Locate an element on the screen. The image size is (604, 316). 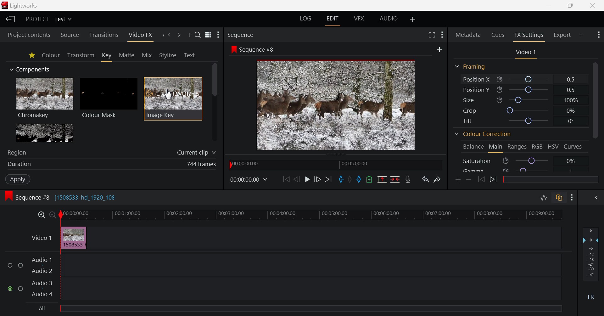
Mark In is located at coordinates (342, 180).